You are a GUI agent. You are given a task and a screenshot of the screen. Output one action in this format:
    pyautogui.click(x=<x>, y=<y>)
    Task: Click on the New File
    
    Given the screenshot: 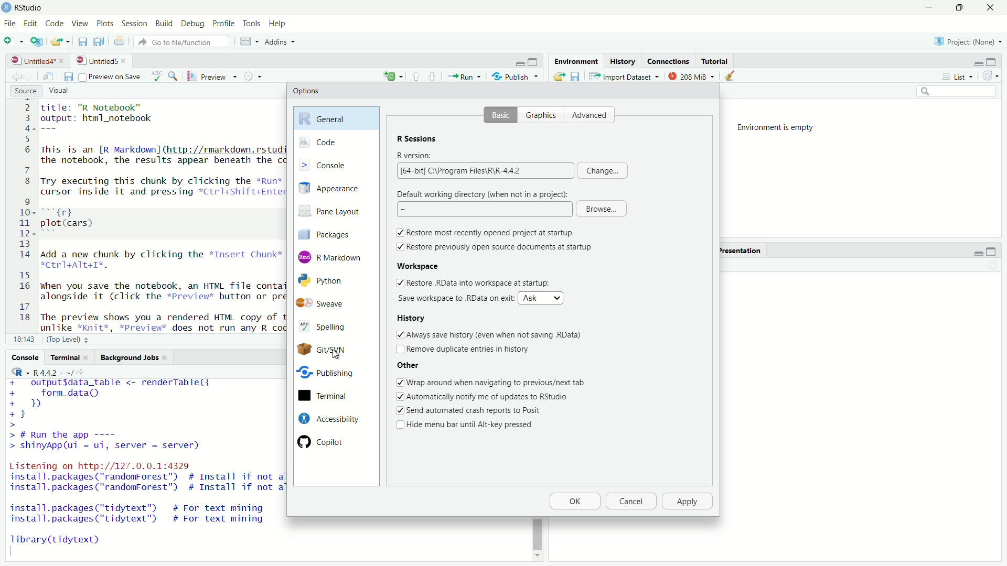 What is the action you would take?
    pyautogui.click(x=14, y=40)
    